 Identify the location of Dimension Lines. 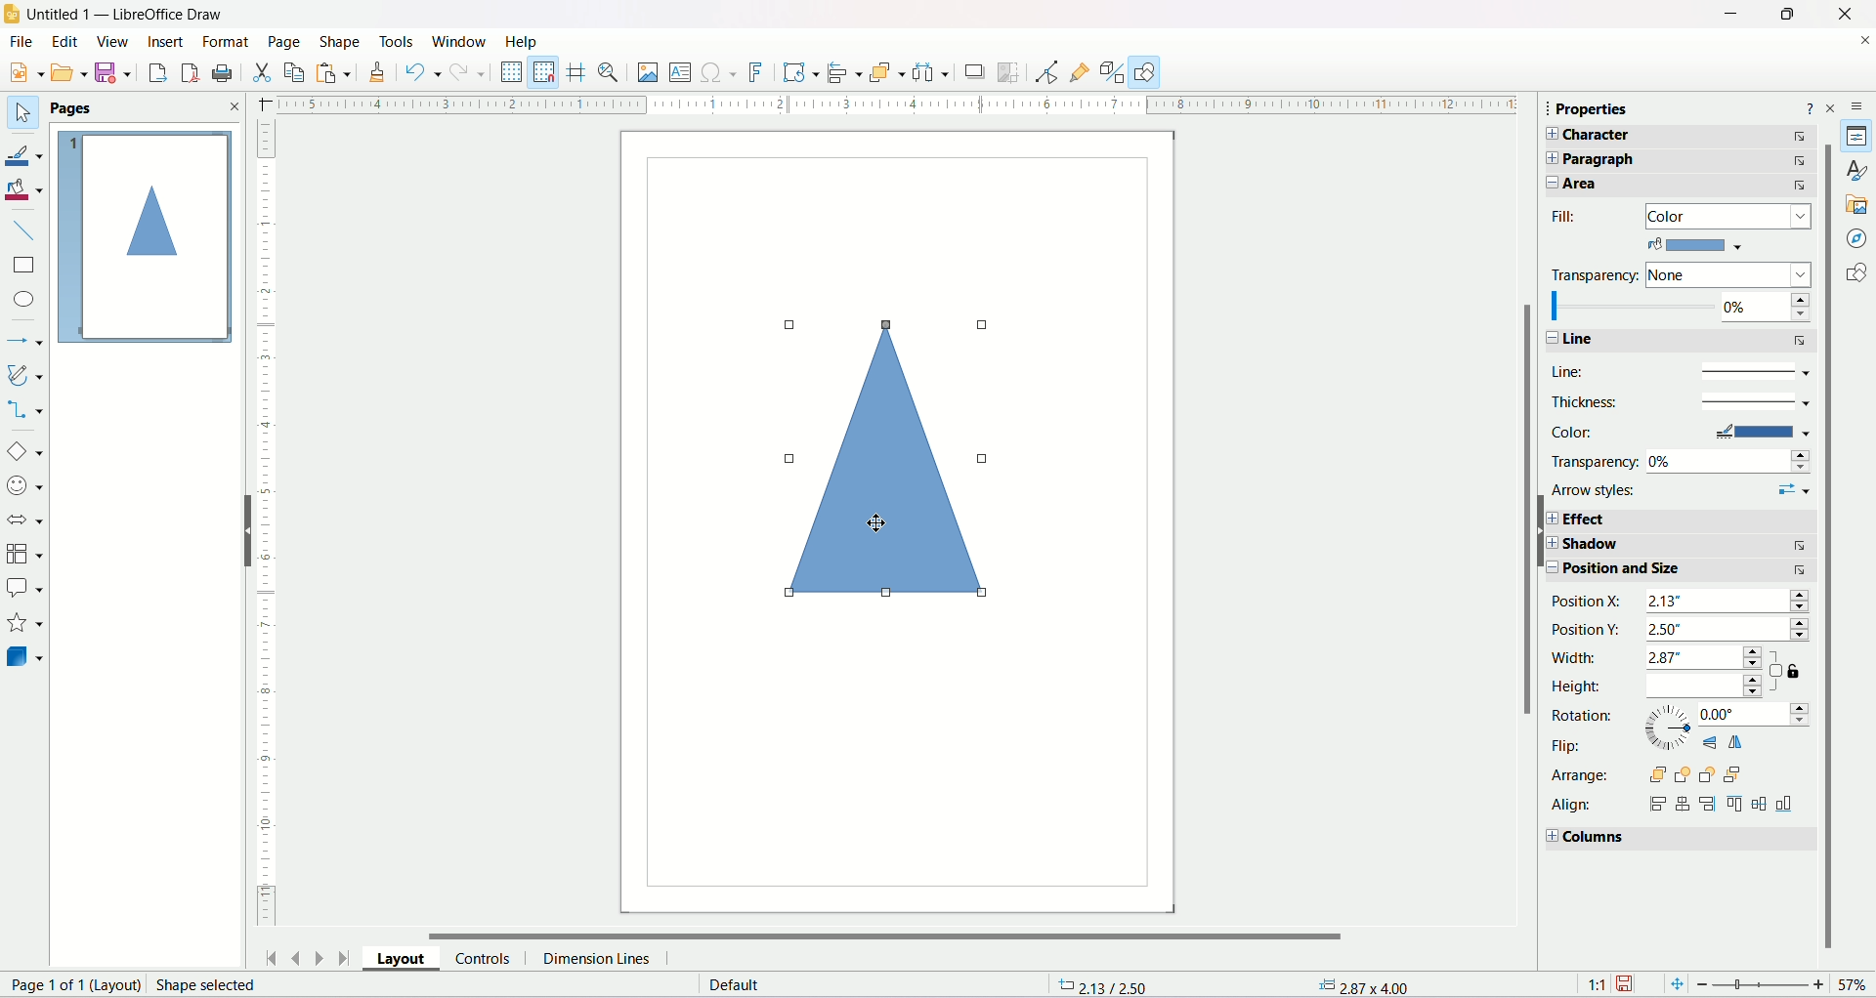
(597, 961).